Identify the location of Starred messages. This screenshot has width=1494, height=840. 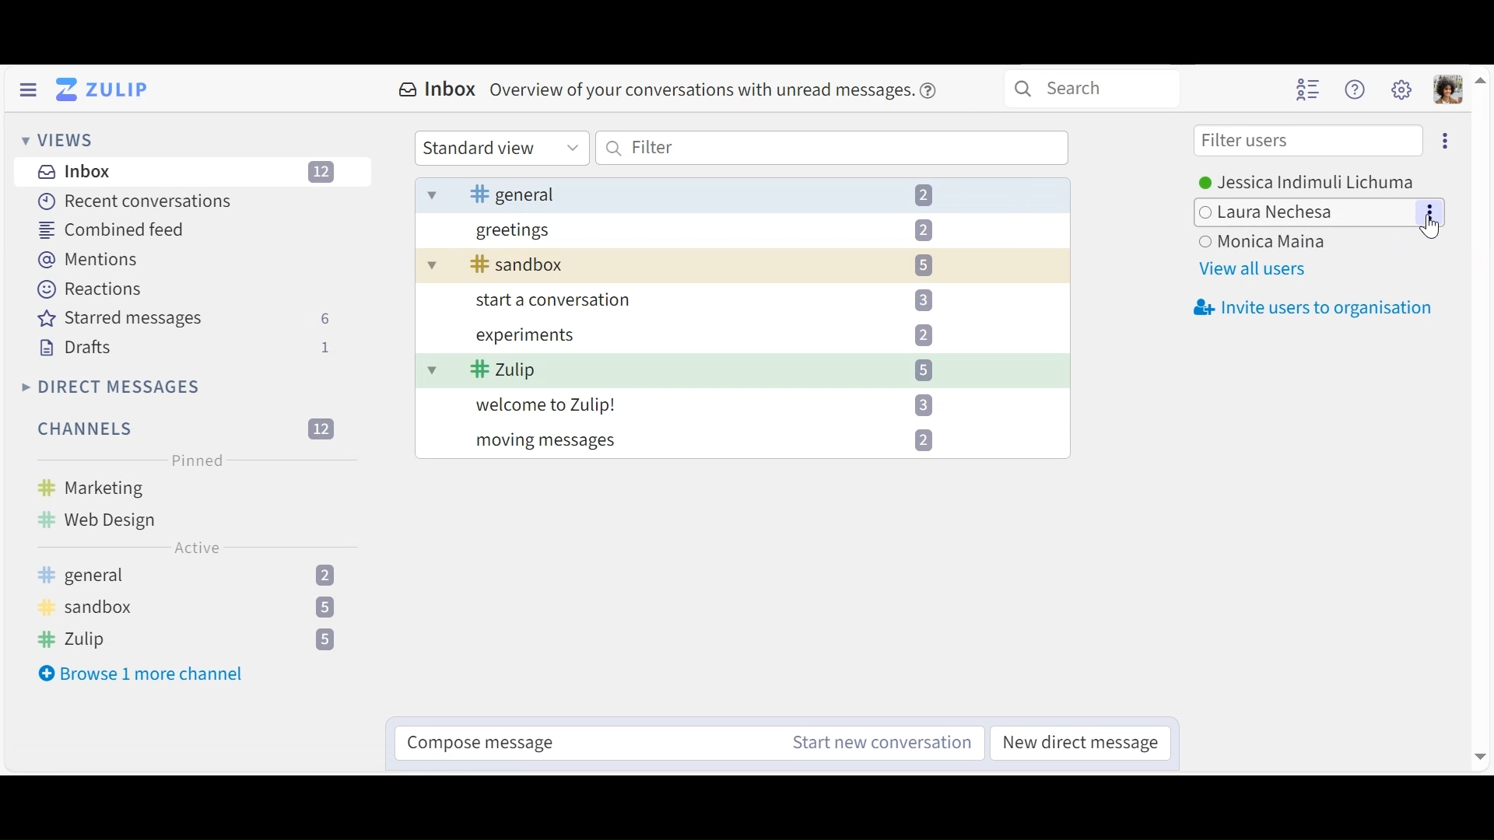
(184, 319).